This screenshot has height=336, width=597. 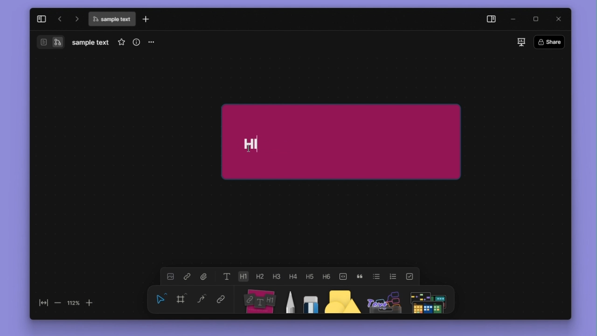 I want to click on view info, so click(x=137, y=42).